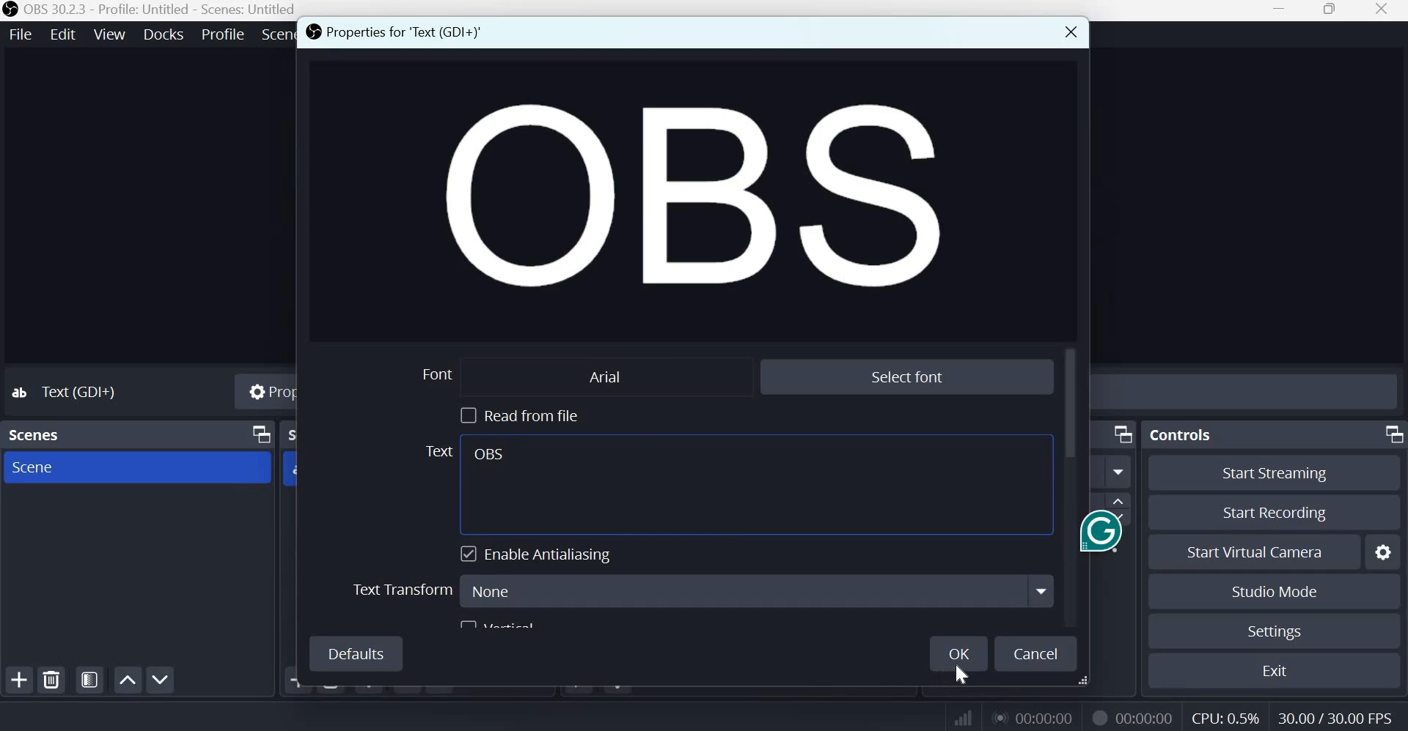 Image resolution: width=1408 pixels, height=731 pixels. I want to click on Grammarly, so click(1080, 532).